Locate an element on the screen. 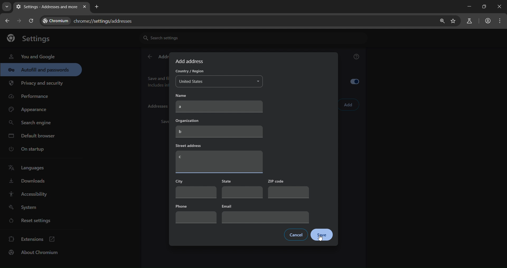 This screenshot has width=507, height=268. country is located at coordinates (189, 72).